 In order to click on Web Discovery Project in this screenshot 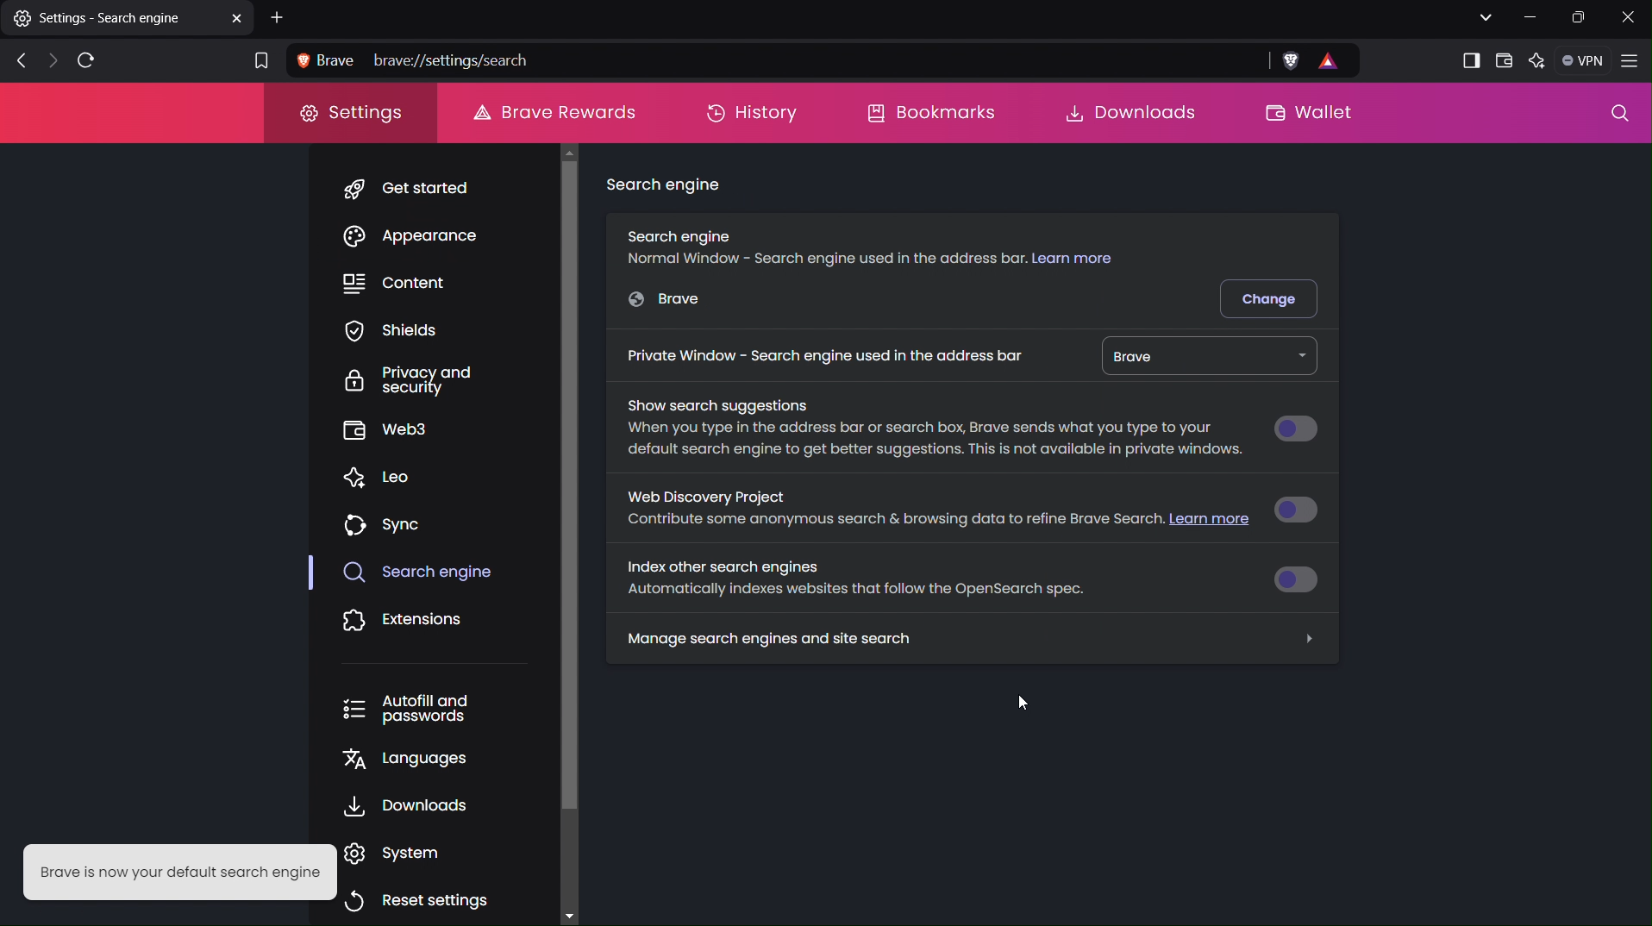, I will do `click(932, 512)`.